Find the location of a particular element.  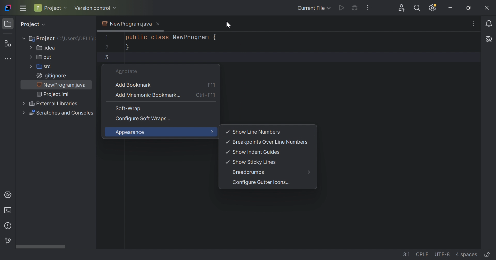

NewProgram.java is located at coordinates (63, 85).